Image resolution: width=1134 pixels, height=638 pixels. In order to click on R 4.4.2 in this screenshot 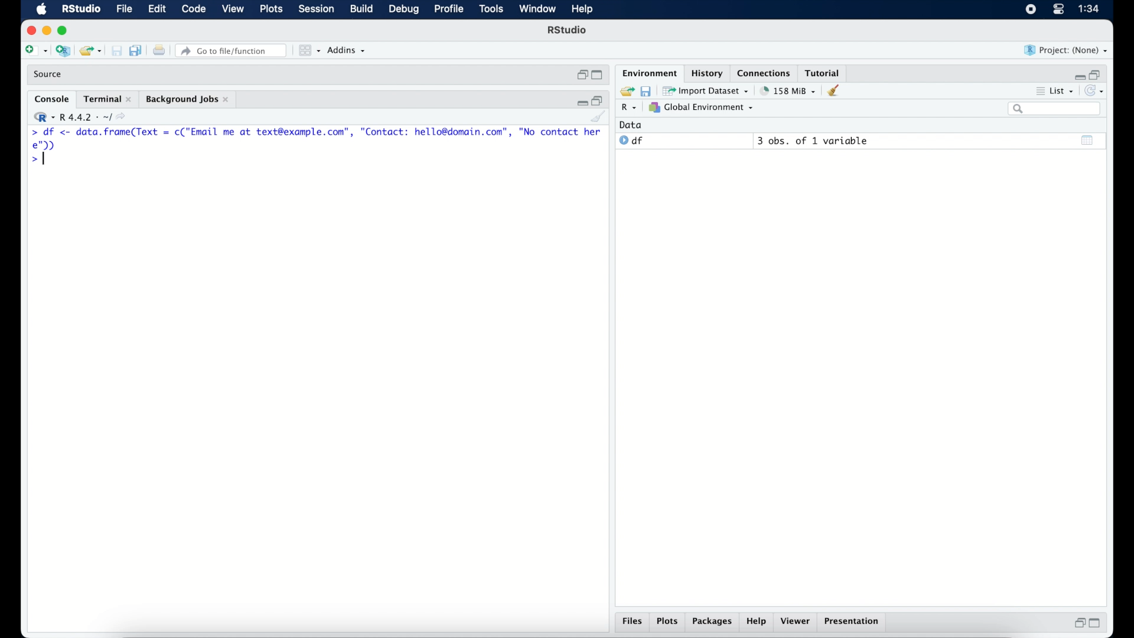, I will do `click(82, 117)`.